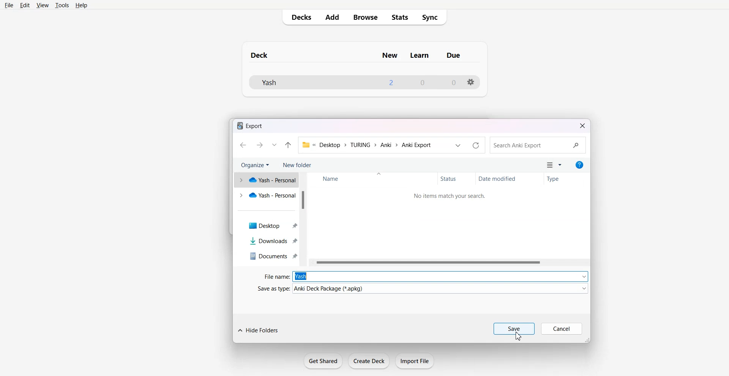 This screenshot has height=376, width=729. I want to click on 0, so click(453, 82).